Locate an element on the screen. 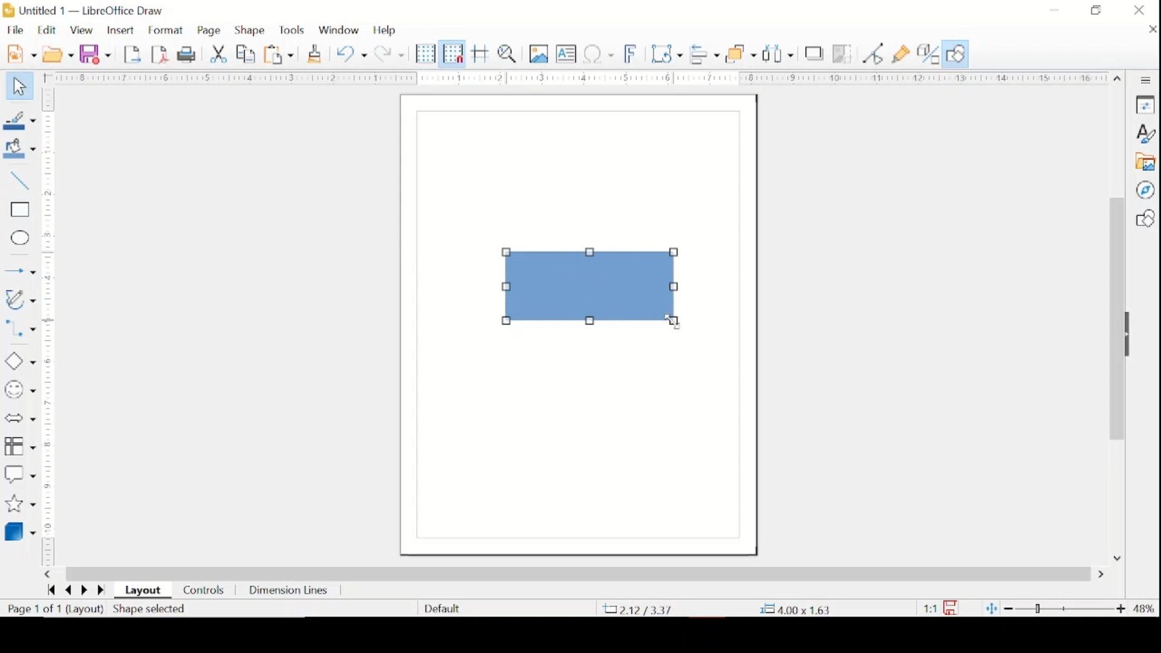 The height and width of the screenshot is (653, 1161). sidebar settings is located at coordinates (1146, 80).